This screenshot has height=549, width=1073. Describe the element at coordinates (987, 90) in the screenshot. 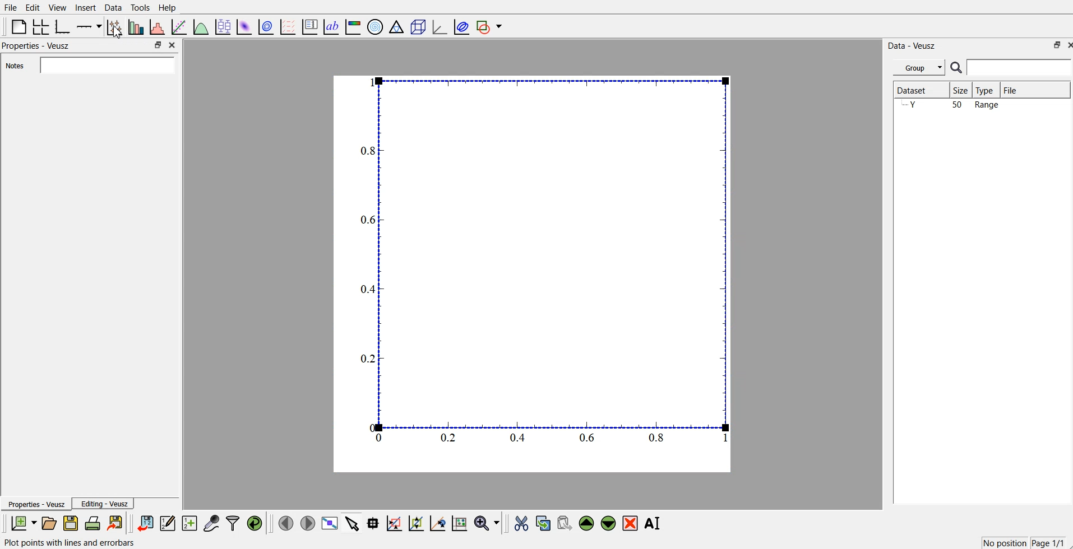

I see `Type` at that location.